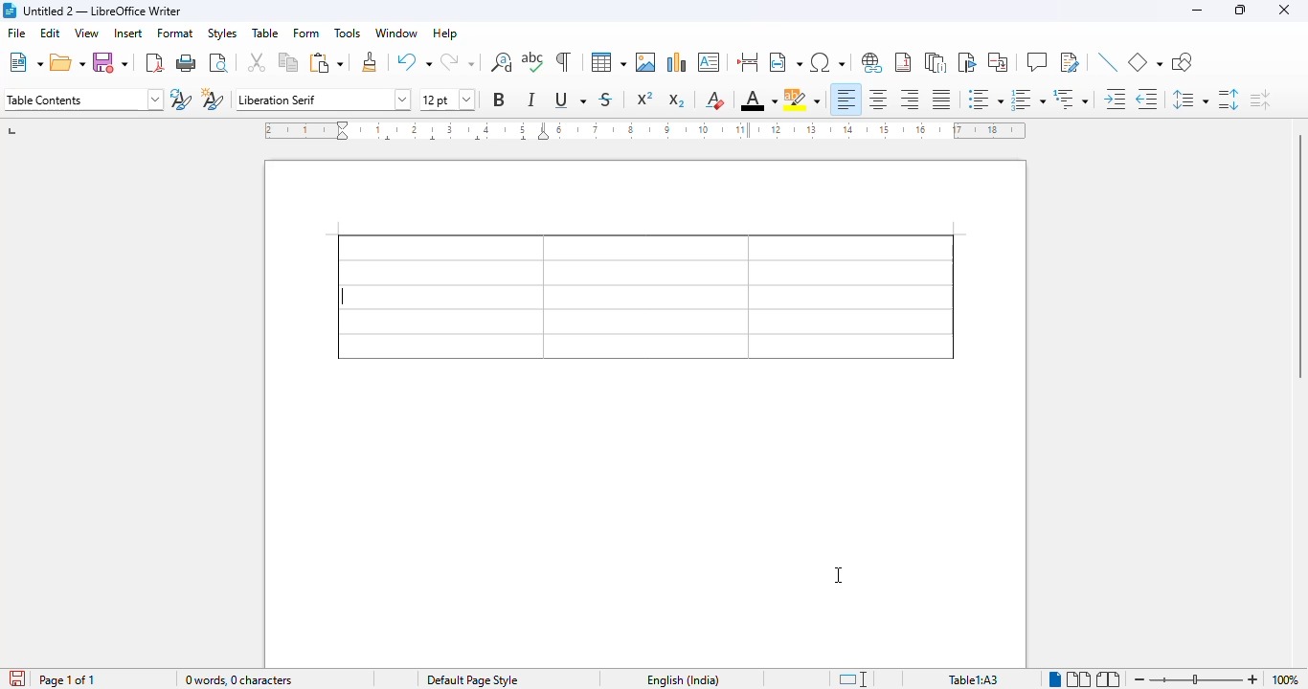  What do you see at coordinates (936, 61) in the screenshot?
I see `insert endnote` at bounding box center [936, 61].